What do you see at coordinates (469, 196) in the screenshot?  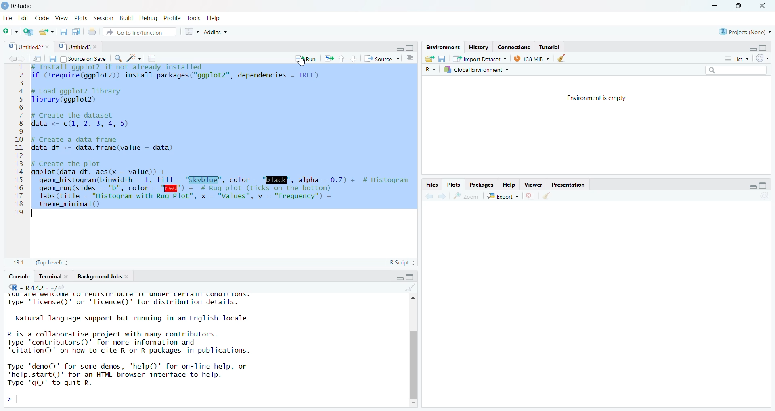 I see `Zoom` at bounding box center [469, 196].